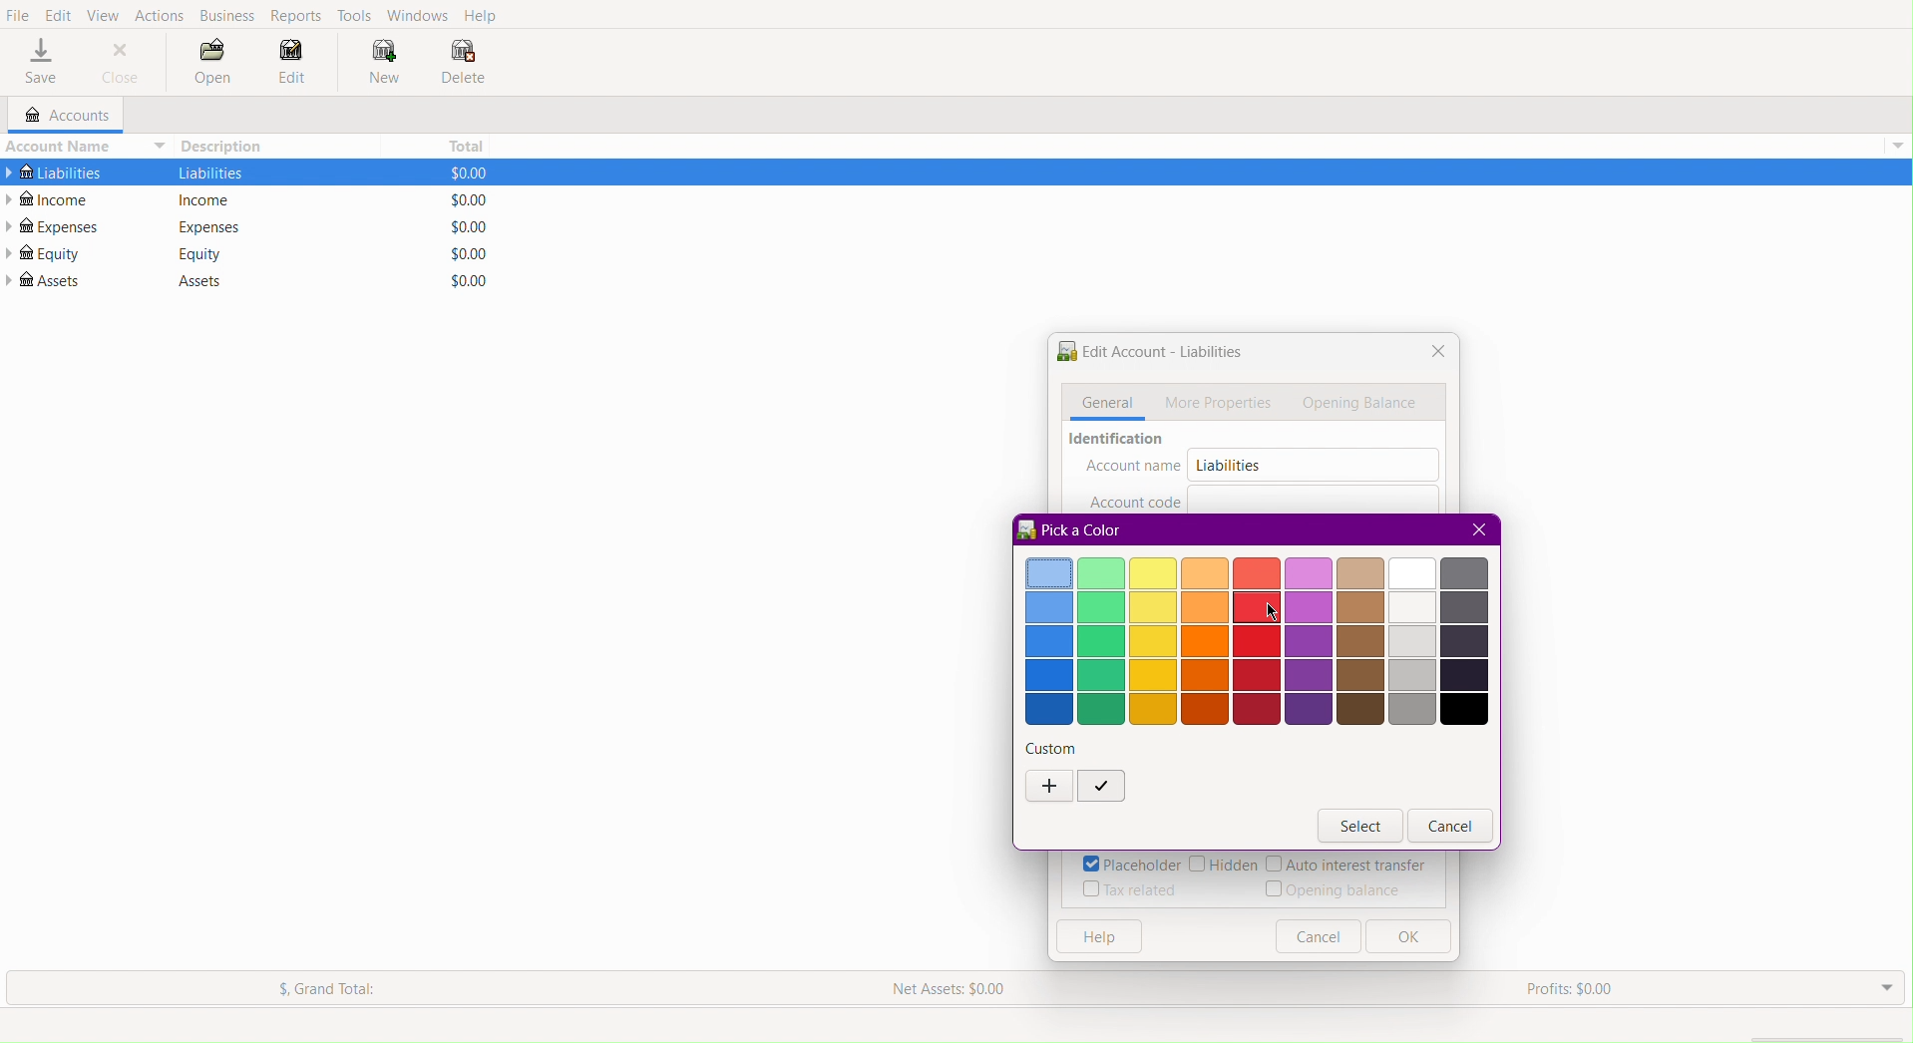  What do you see at coordinates (1318, 936) in the screenshot?
I see `` at bounding box center [1318, 936].